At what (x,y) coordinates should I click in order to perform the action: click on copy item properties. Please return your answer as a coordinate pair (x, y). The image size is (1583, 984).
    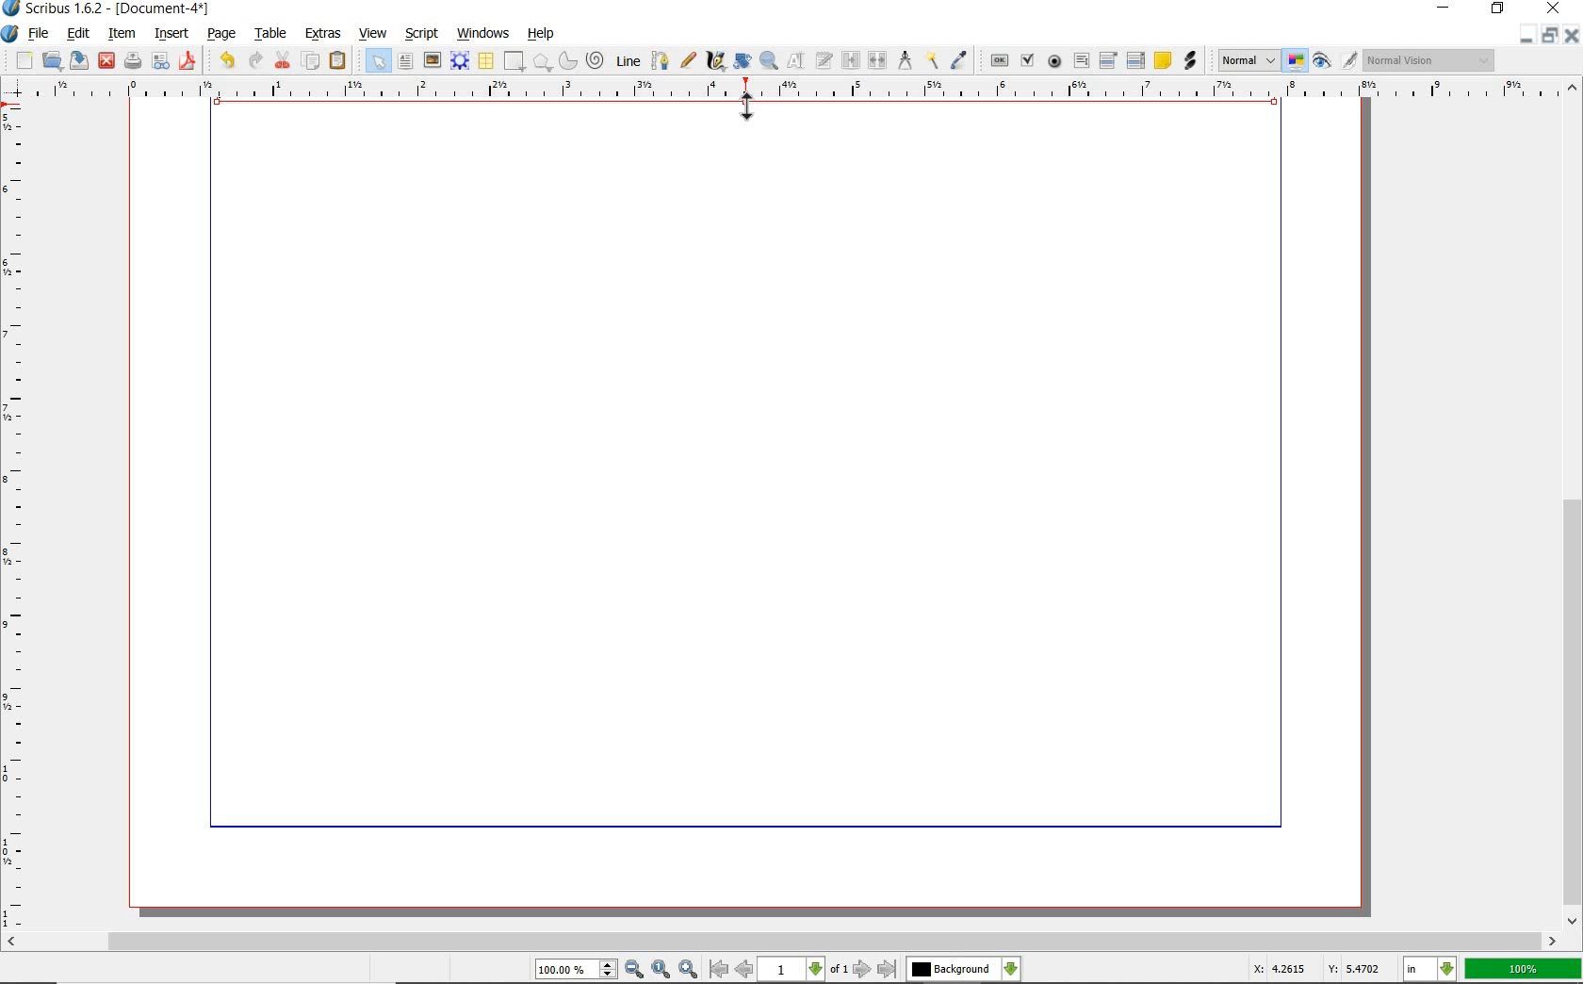
    Looking at the image, I should click on (932, 60).